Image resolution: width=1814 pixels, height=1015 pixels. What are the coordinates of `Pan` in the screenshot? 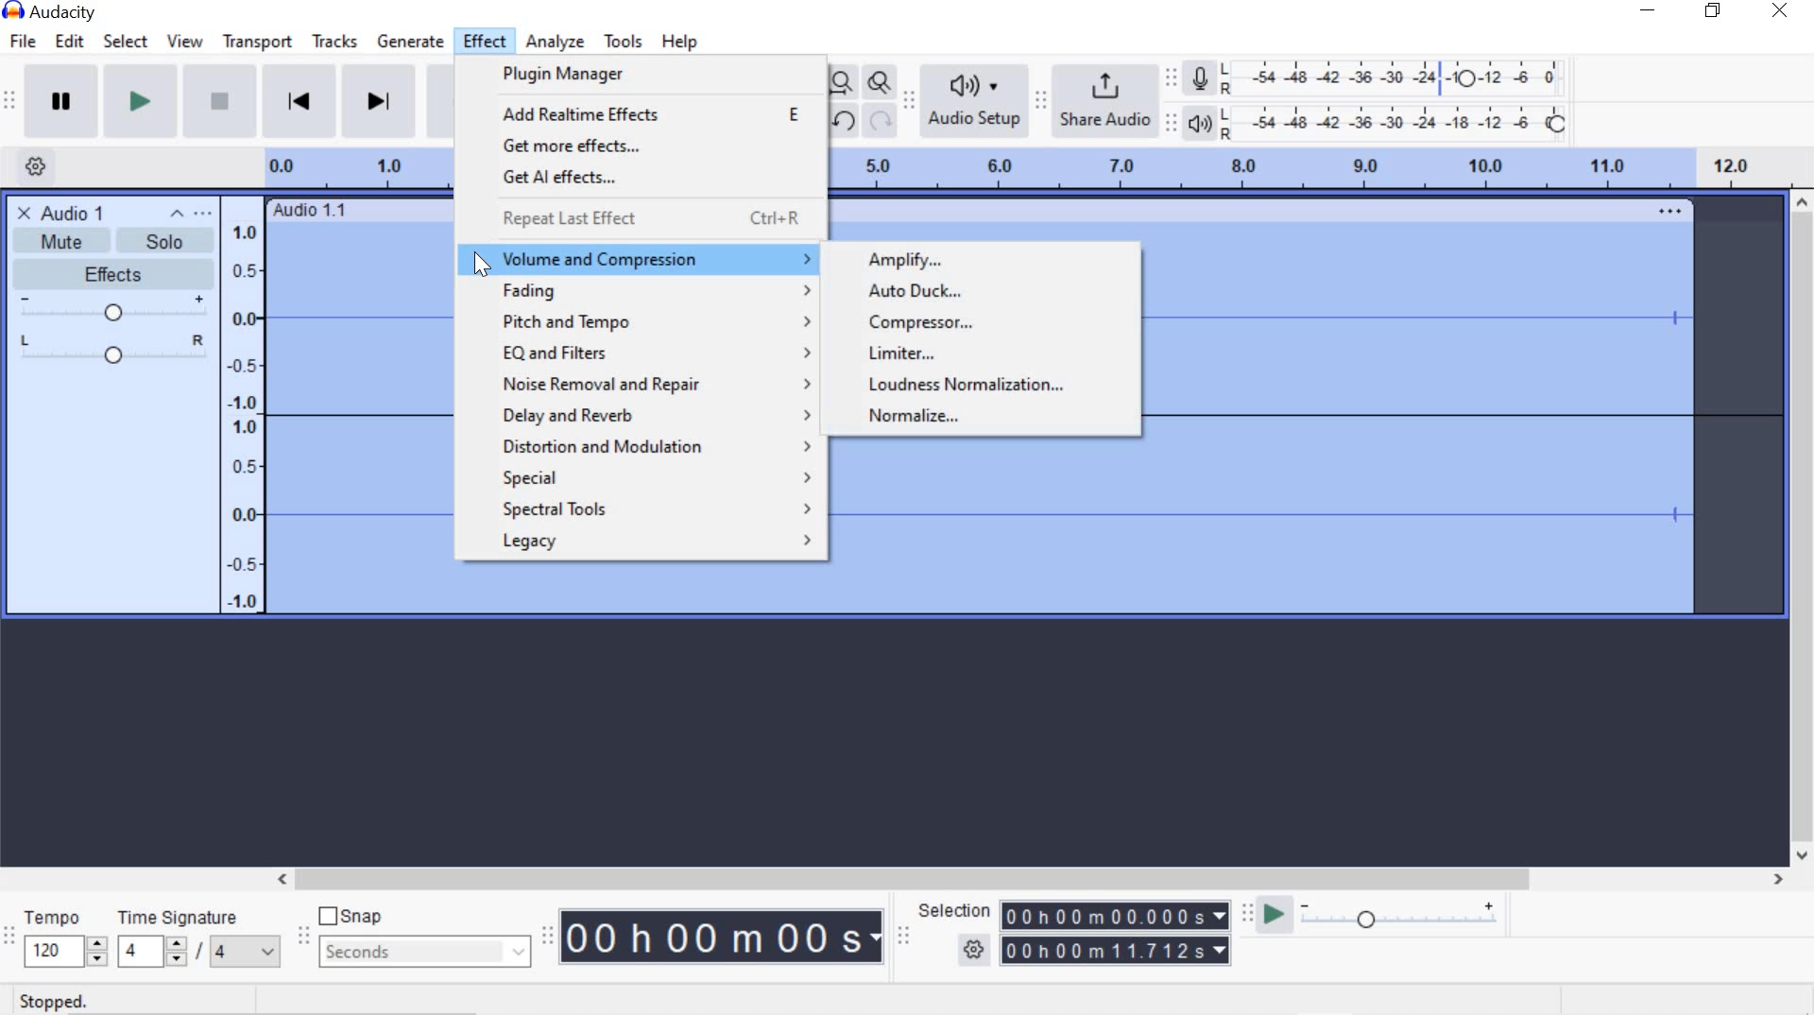 It's located at (111, 352).